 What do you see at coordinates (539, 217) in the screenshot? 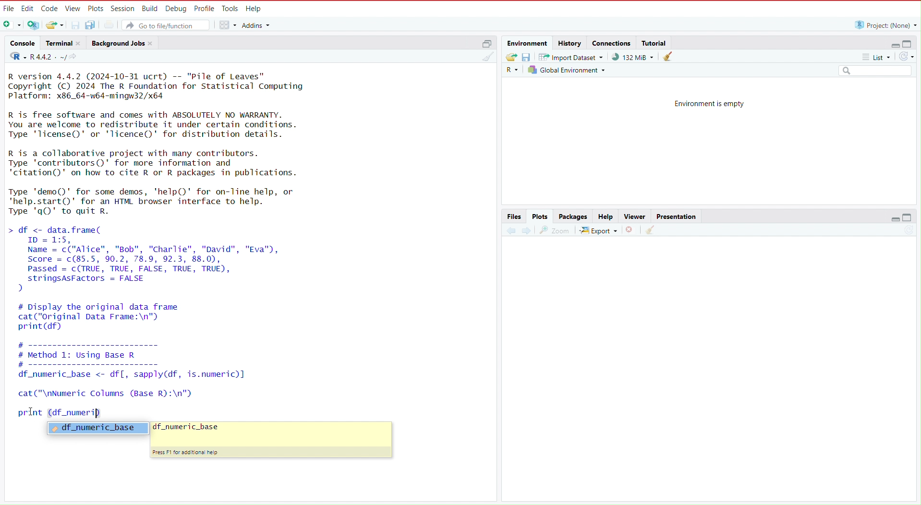
I see `Plots` at bounding box center [539, 217].